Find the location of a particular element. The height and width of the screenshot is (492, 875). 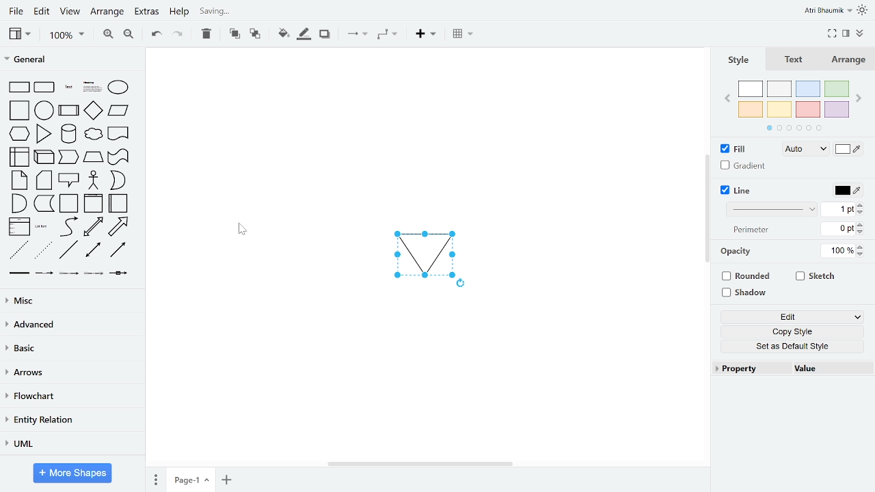

connector with symbol is located at coordinates (118, 274).